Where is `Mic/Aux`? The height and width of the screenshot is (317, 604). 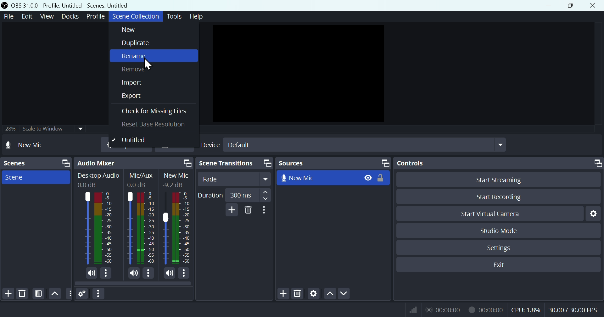
Mic/Aux is located at coordinates (142, 176).